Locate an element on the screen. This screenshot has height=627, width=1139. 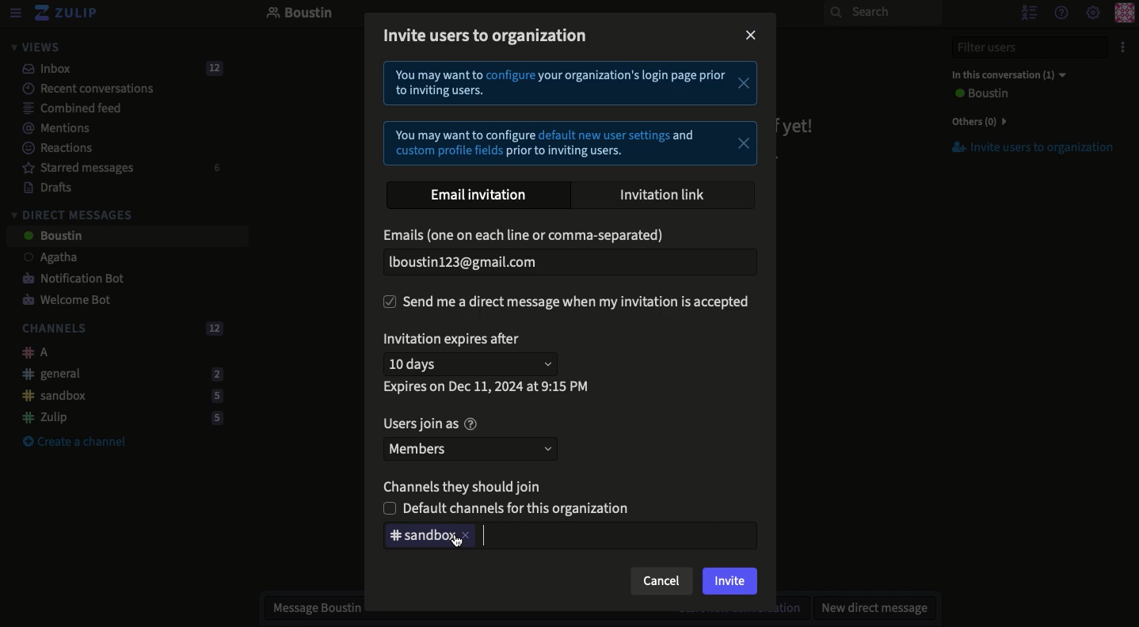
close is located at coordinates (468, 536).